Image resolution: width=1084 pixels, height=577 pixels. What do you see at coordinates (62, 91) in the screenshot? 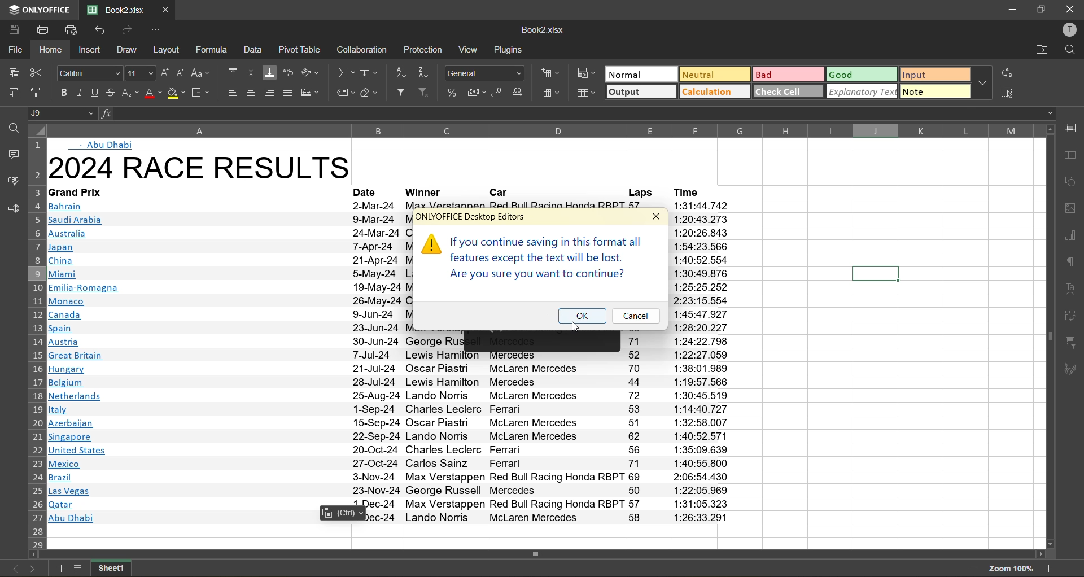
I see `bold` at bounding box center [62, 91].